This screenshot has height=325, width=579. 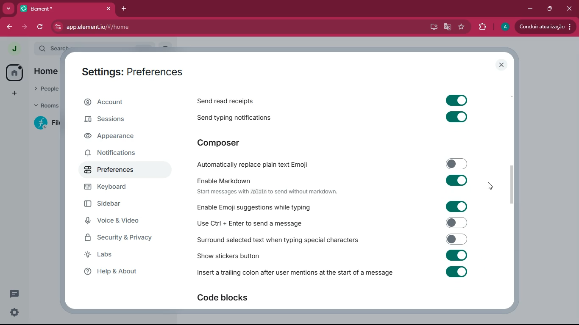 I want to click on add, so click(x=11, y=94).